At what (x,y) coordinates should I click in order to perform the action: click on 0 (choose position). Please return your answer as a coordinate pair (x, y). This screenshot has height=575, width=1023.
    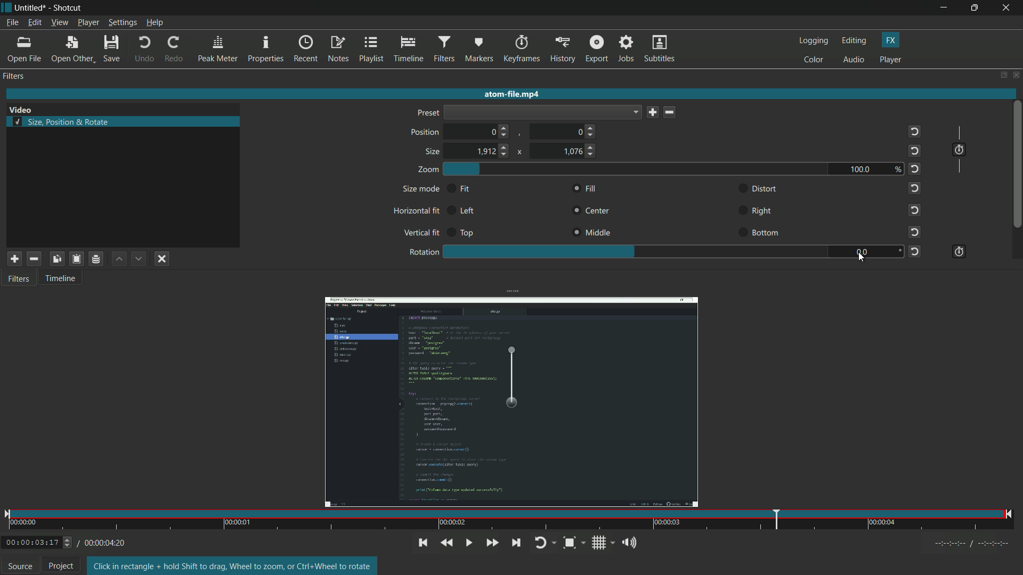
    Looking at the image, I should click on (498, 132).